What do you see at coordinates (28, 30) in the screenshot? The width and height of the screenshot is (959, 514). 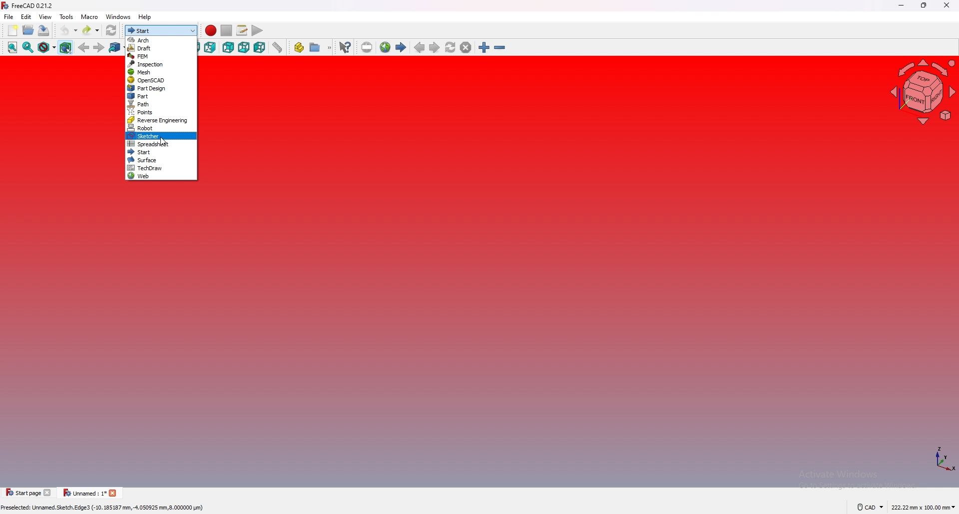 I see `open` at bounding box center [28, 30].